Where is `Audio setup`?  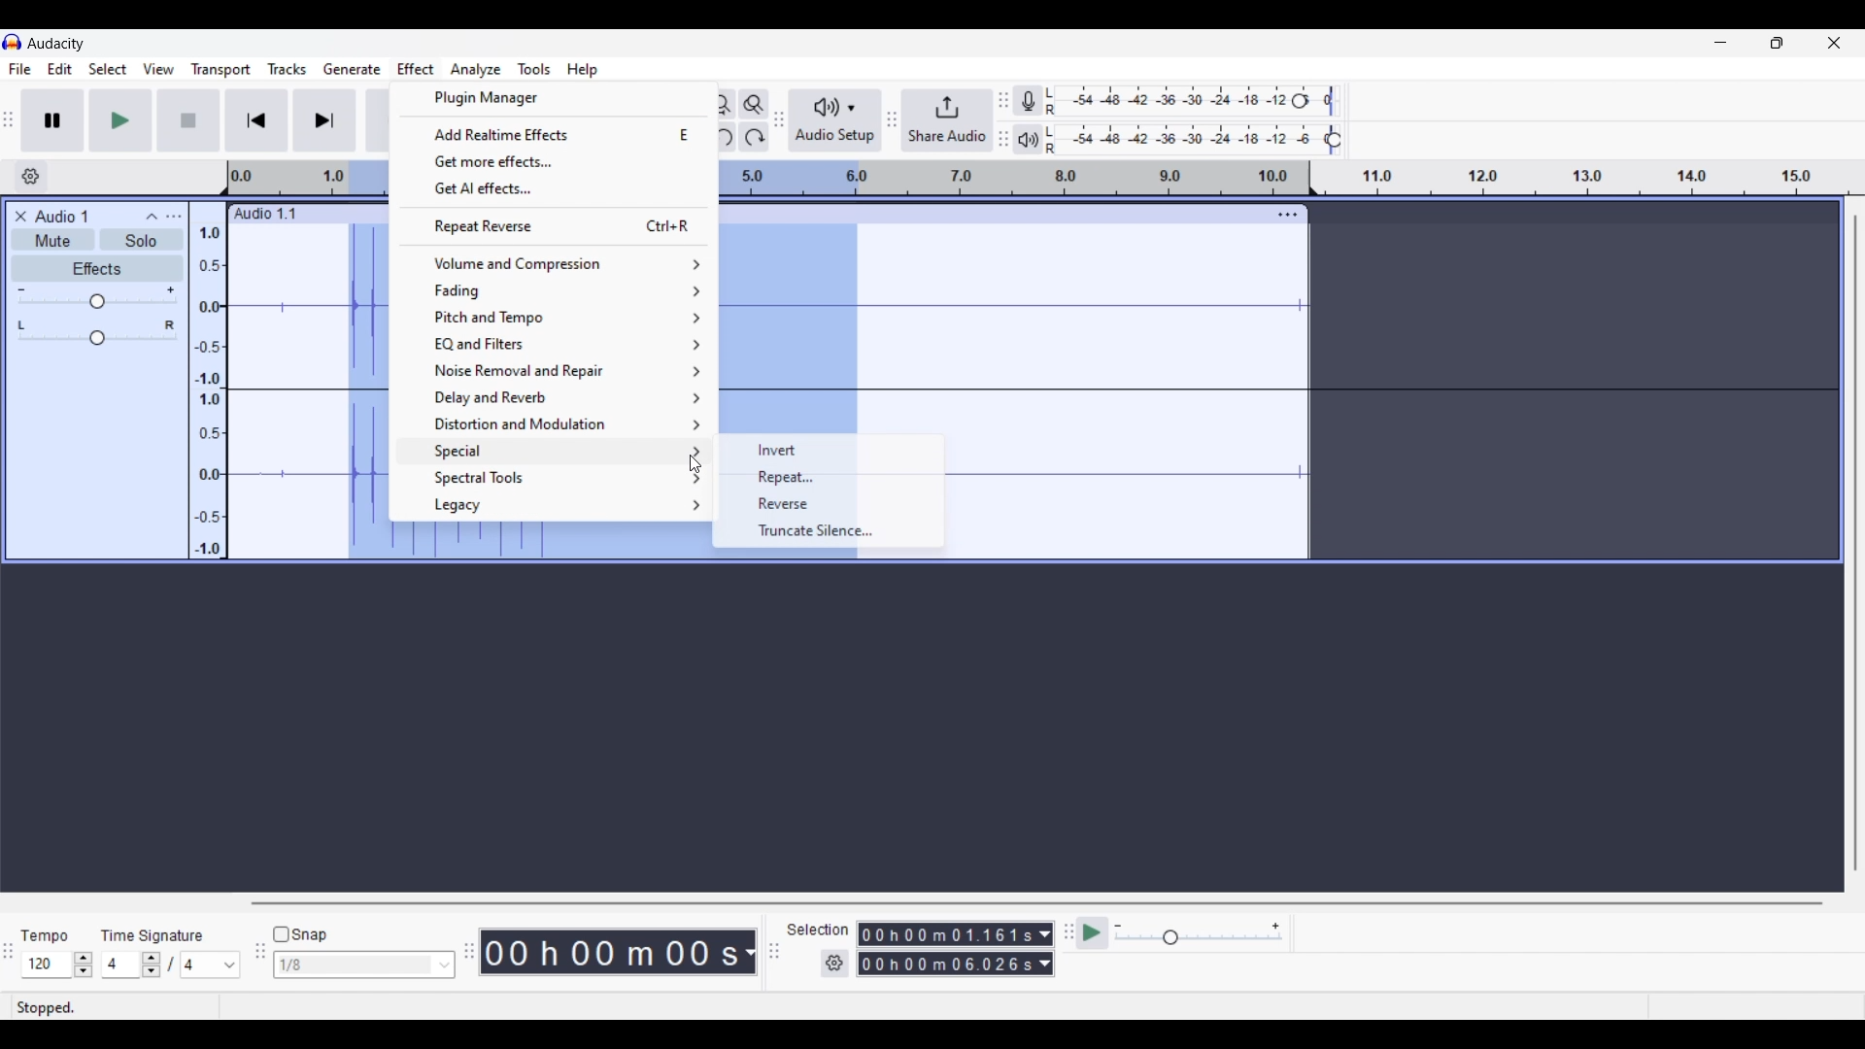 Audio setup is located at coordinates (836, 120).